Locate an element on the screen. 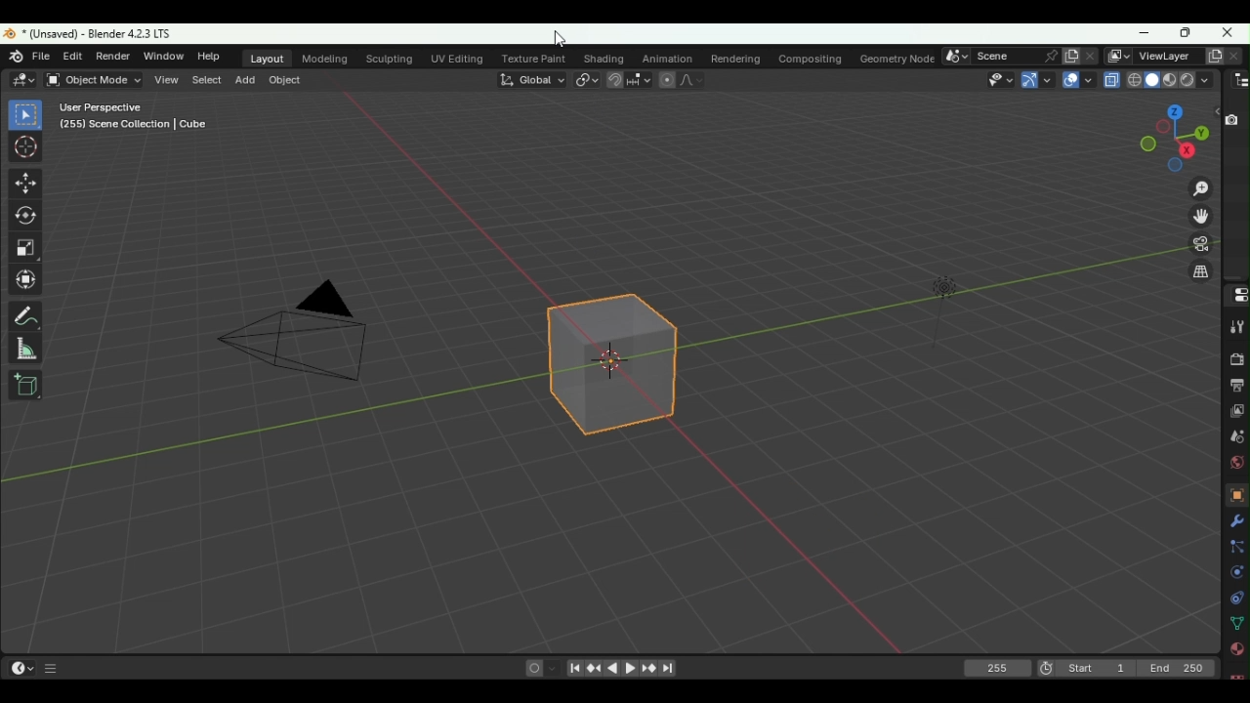 This screenshot has height=703, width=1250. Shading is located at coordinates (1205, 80).